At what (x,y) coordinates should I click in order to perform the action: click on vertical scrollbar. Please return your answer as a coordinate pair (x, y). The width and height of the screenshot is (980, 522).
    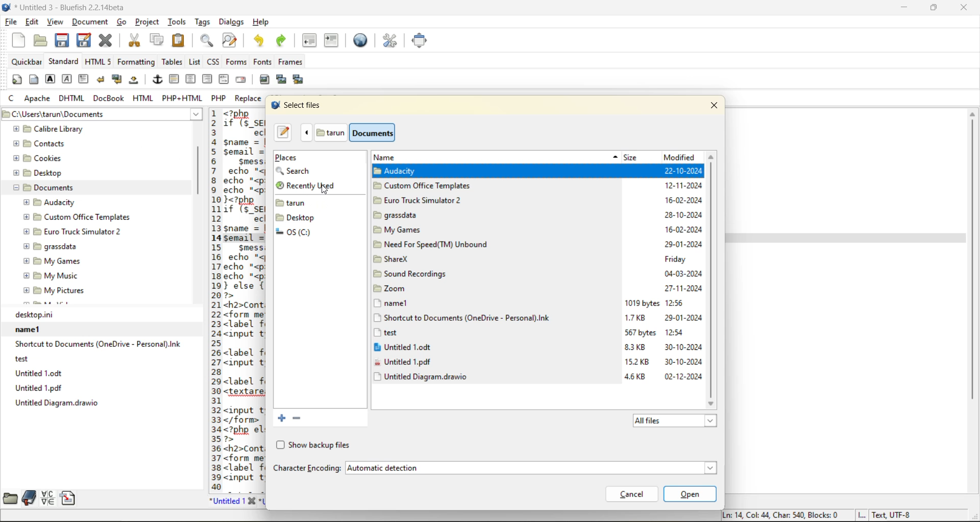
    Looking at the image, I should click on (714, 279).